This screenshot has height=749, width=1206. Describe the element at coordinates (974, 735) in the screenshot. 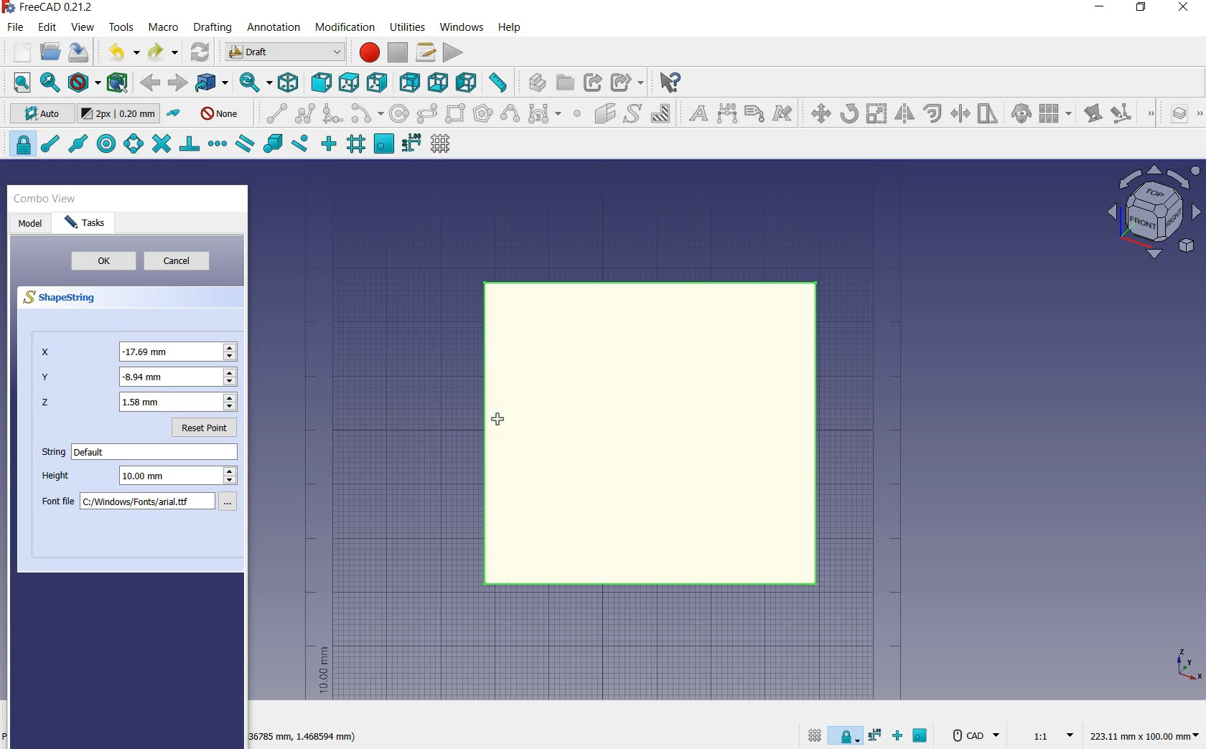

I see `CAD Navigation Style` at that location.